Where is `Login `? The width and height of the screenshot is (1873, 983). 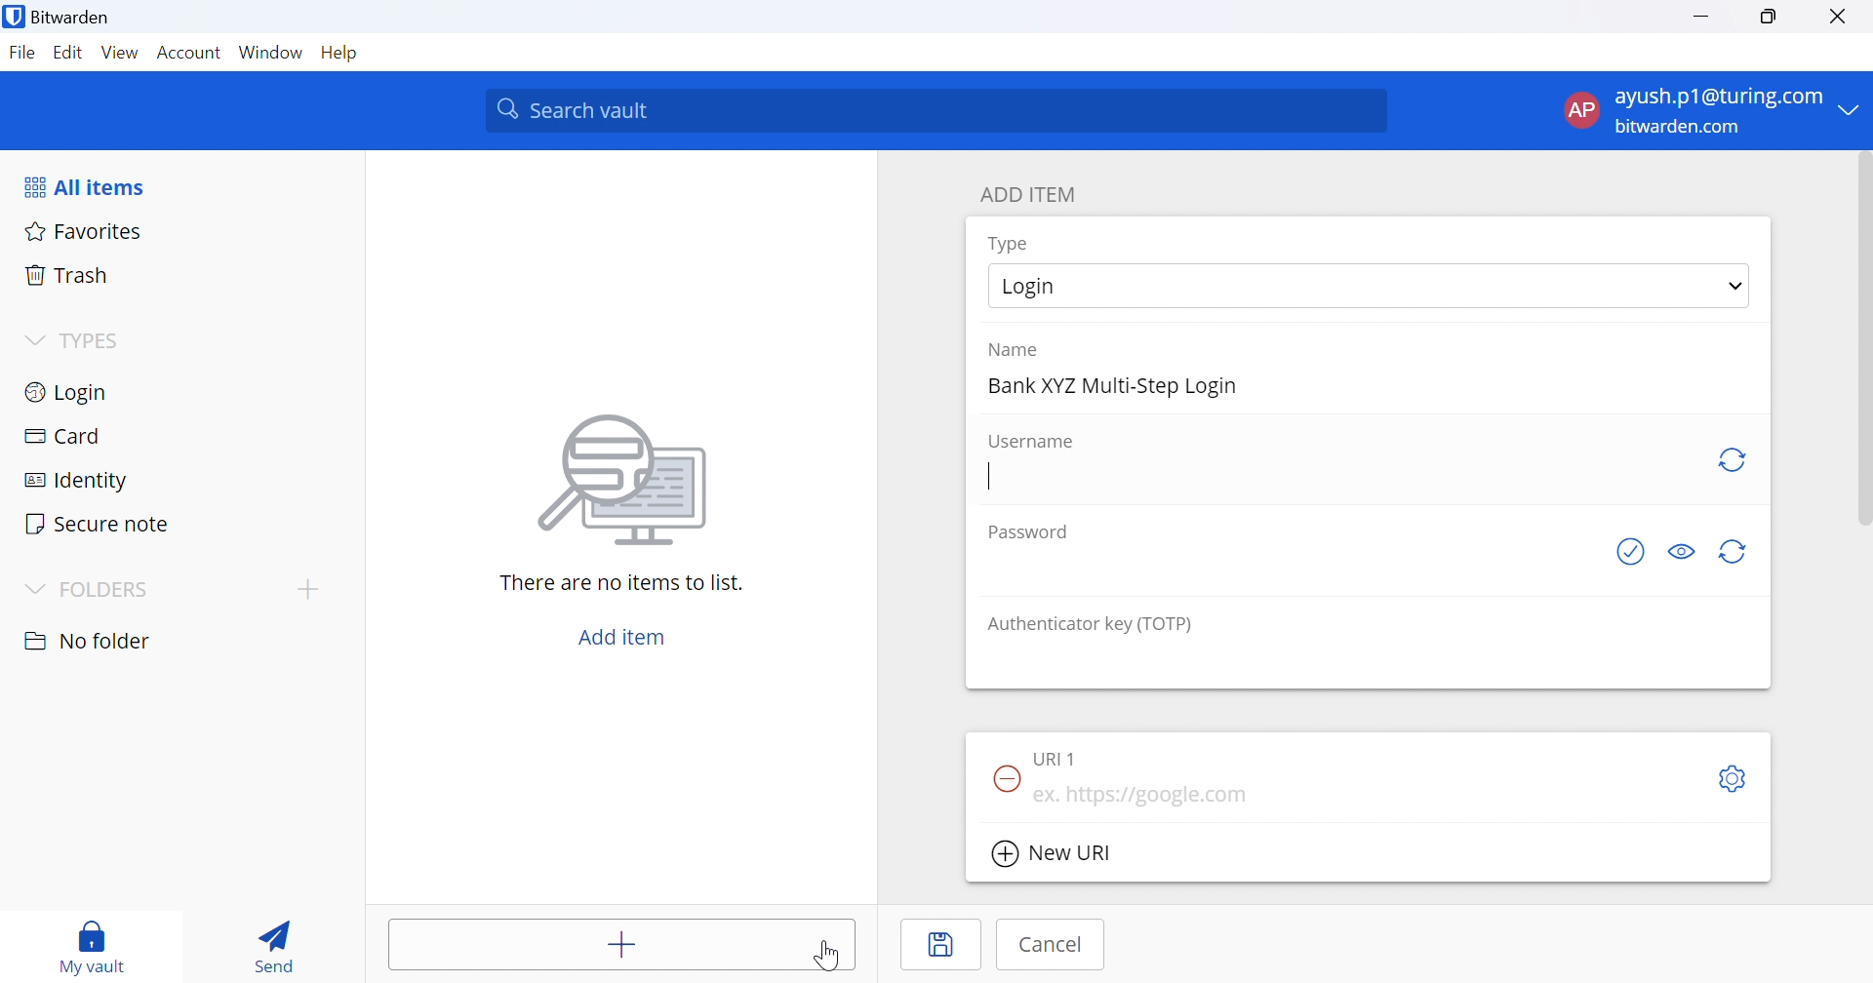 Login  is located at coordinates (1055, 286).